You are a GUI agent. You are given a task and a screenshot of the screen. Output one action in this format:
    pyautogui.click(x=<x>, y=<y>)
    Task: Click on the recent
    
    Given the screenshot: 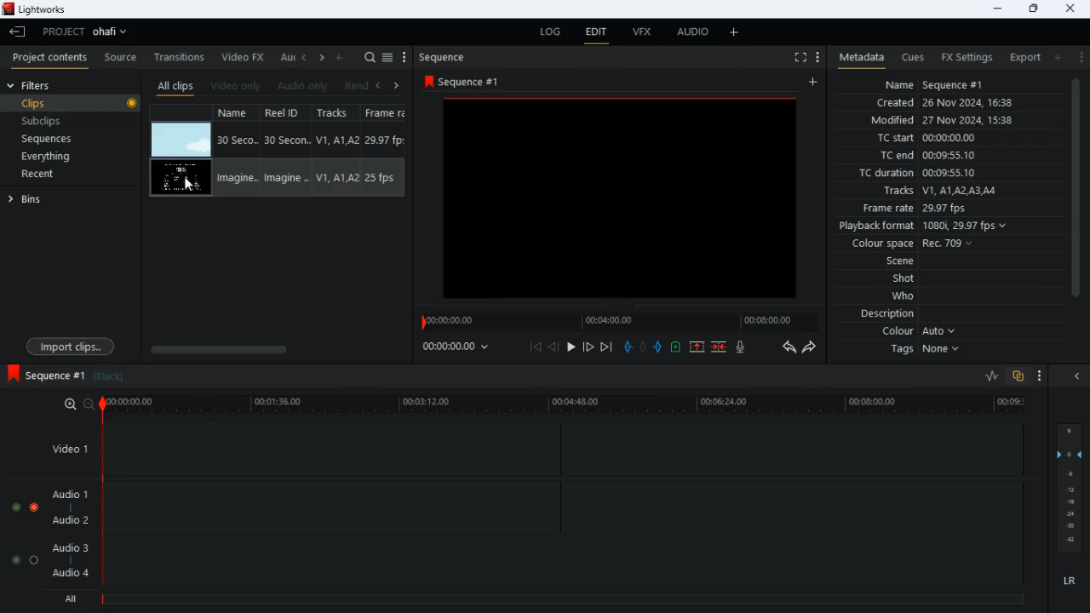 What is the action you would take?
    pyautogui.click(x=54, y=175)
    